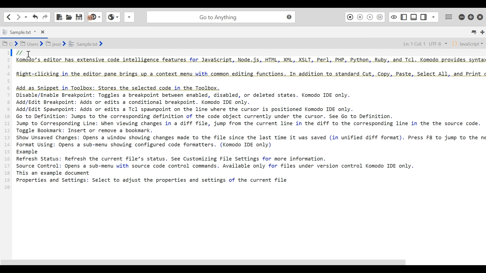 The width and height of the screenshot is (486, 273). What do you see at coordinates (45, 17) in the screenshot?
I see `Redo` at bounding box center [45, 17].